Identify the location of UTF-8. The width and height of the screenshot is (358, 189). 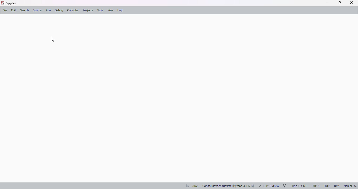
(316, 186).